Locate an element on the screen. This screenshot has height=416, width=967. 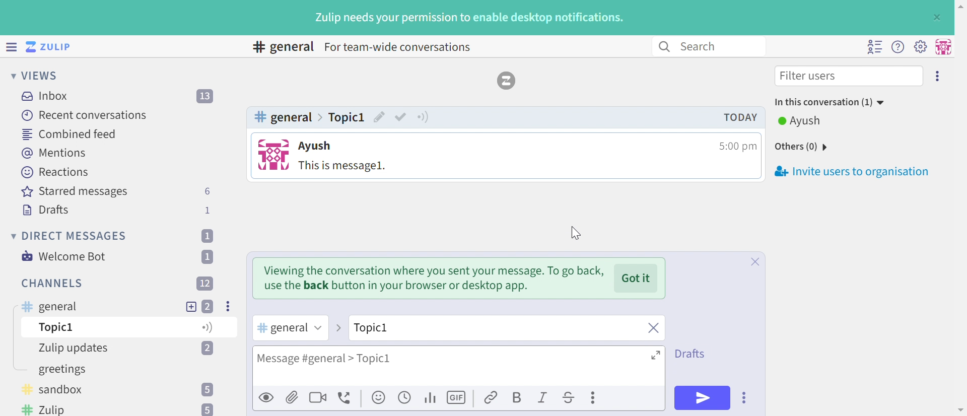
Drafts is located at coordinates (46, 211).